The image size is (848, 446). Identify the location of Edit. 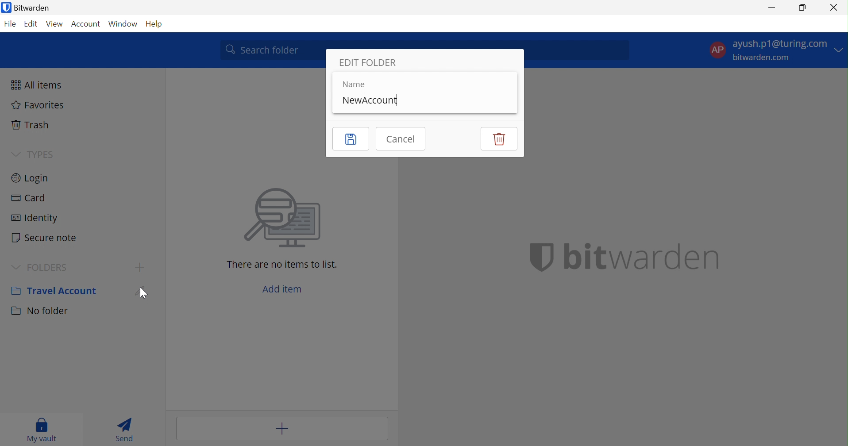
(31, 25).